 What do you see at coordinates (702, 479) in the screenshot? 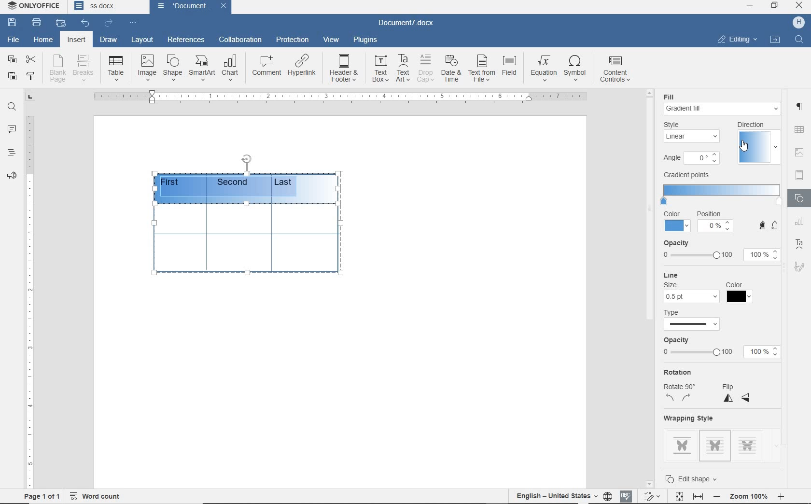
I see `edit shape` at bounding box center [702, 479].